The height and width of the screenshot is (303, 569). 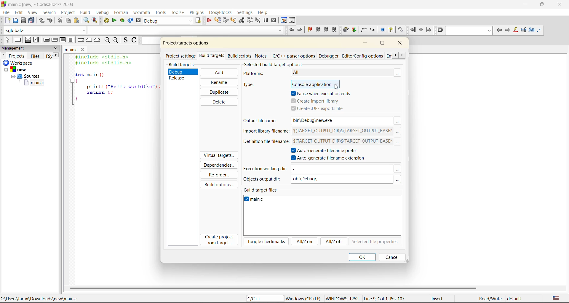 I want to click on continue instruction, so click(x=89, y=40).